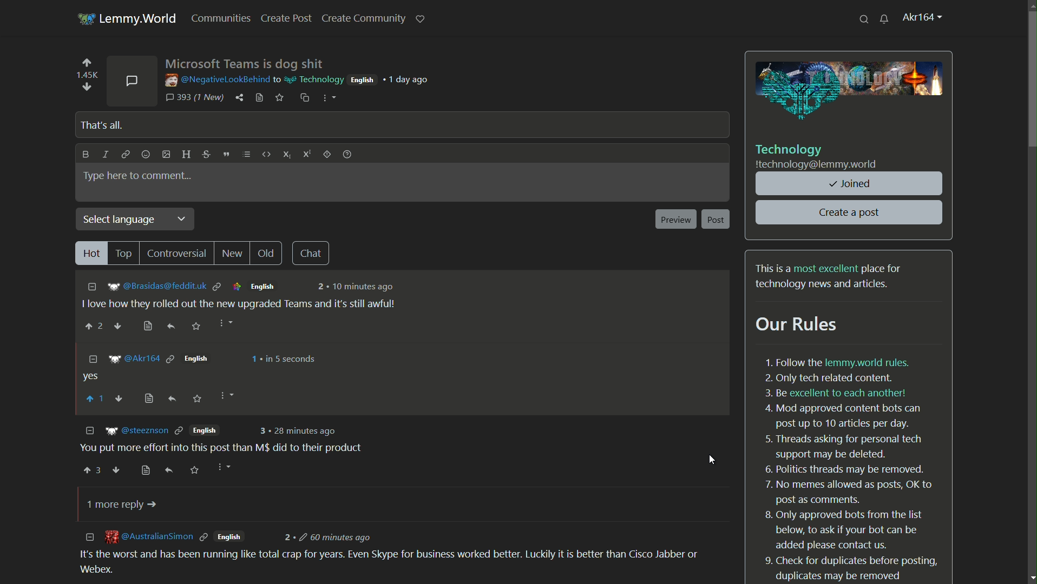 Image resolution: width=1037 pixels, height=584 pixels. What do you see at coordinates (287, 18) in the screenshot?
I see `create post` at bounding box center [287, 18].